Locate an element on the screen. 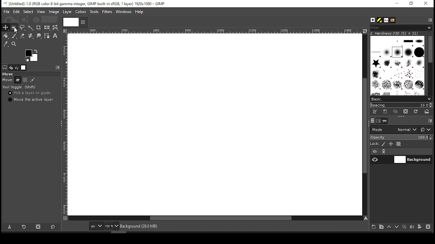 The height and width of the screenshot is (244, 435). close window is located at coordinates (425, 4).